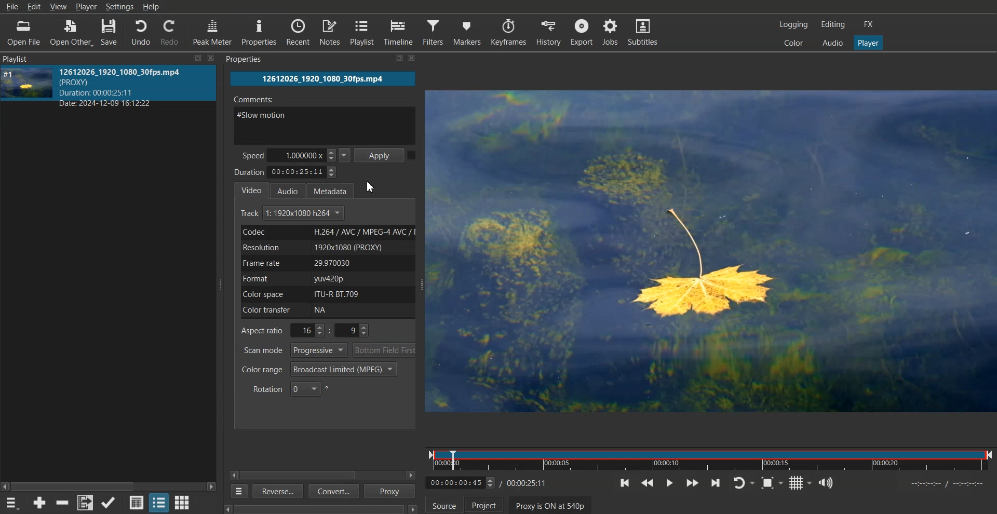 The height and width of the screenshot is (514, 997). What do you see at coordinates (692, 482) in the screenshot?
I see `Play Forward` at bounding box center [692, 482].